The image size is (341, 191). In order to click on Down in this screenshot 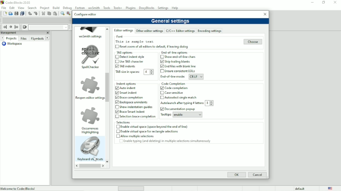, I will do `click(107, 162)`.